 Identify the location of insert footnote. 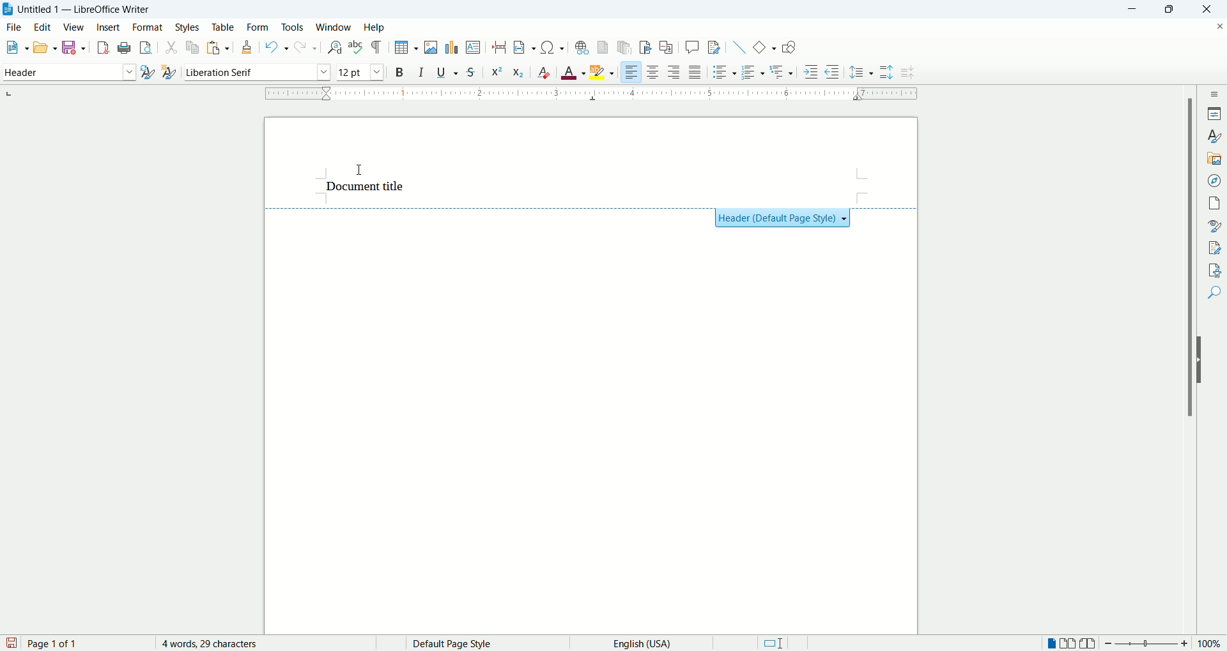
(601, 49).